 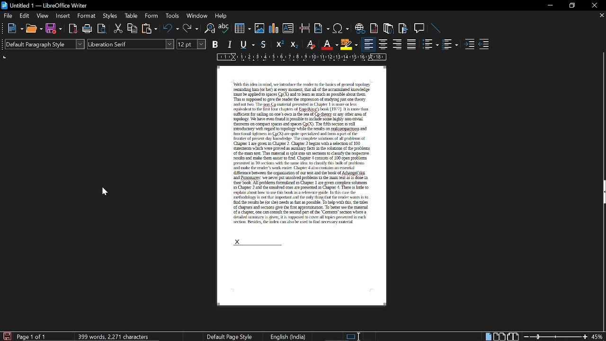 What do you see at coordinates (398, 45) in the screenshot?
I see `align right` at bounding box center [398, 45].